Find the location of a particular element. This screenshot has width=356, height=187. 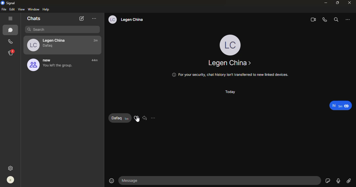

new is located at coordinates (48, 60).